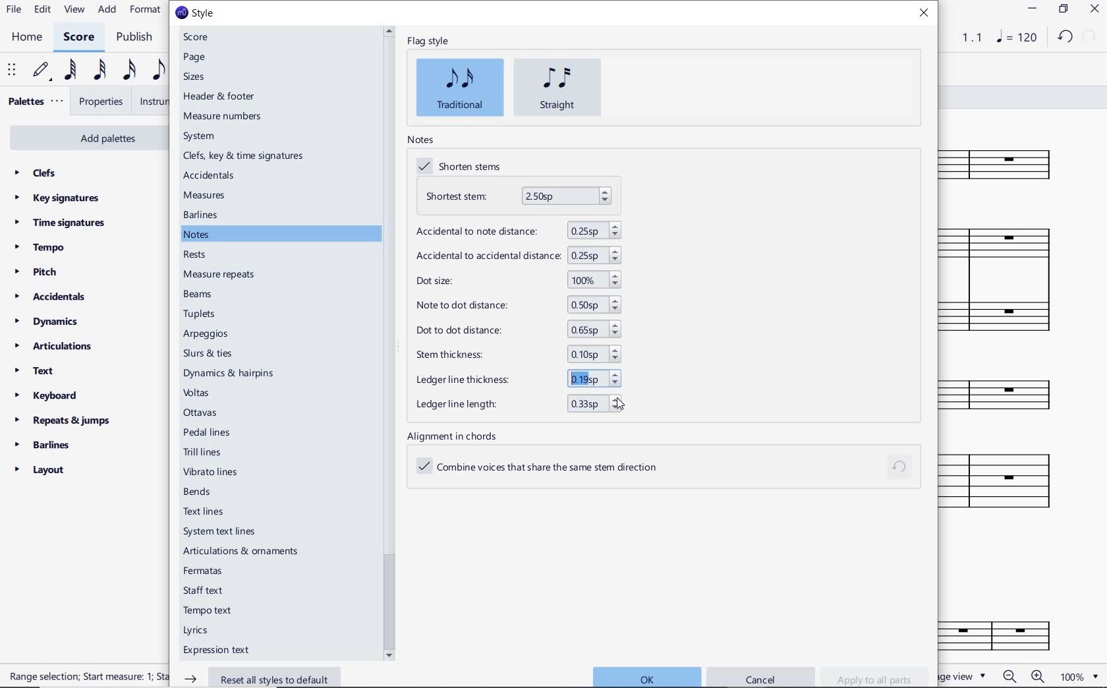 This screenshot has height=688, width=1107. I want to click on accidentals, so click(51, 297).